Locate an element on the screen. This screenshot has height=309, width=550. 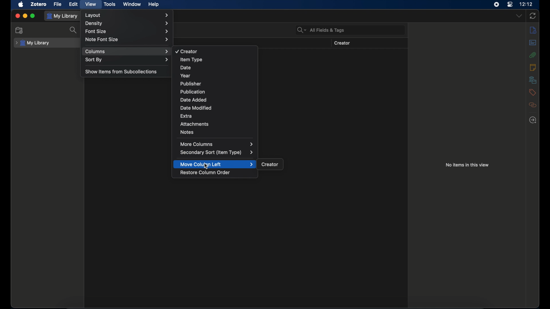
edit is located at coordinates (74, 4).